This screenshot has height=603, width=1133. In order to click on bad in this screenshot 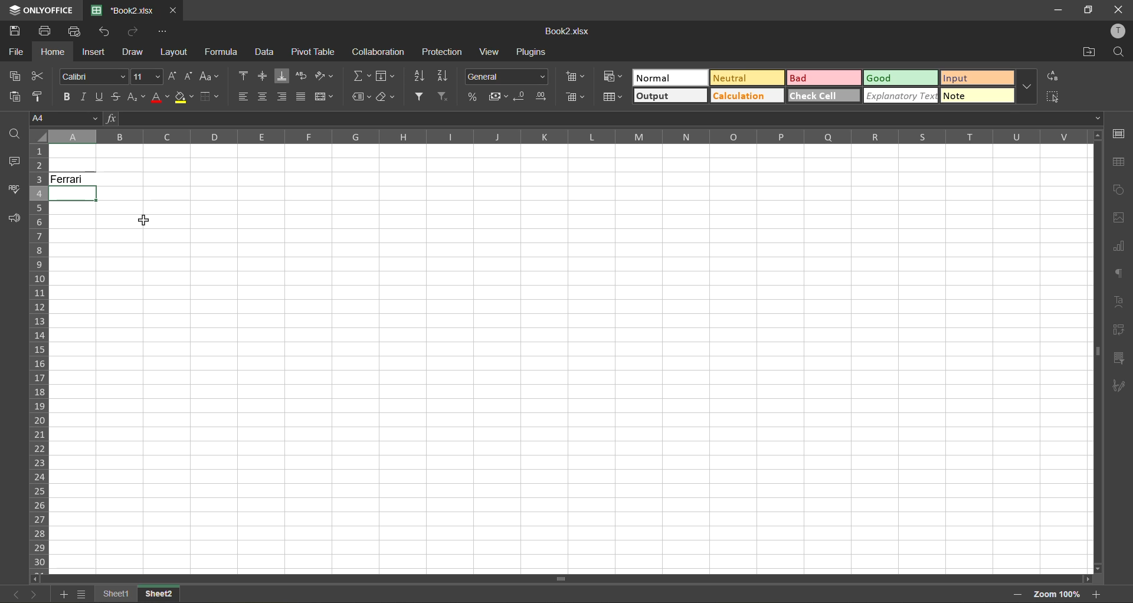, I will do `click(822, 79)`.